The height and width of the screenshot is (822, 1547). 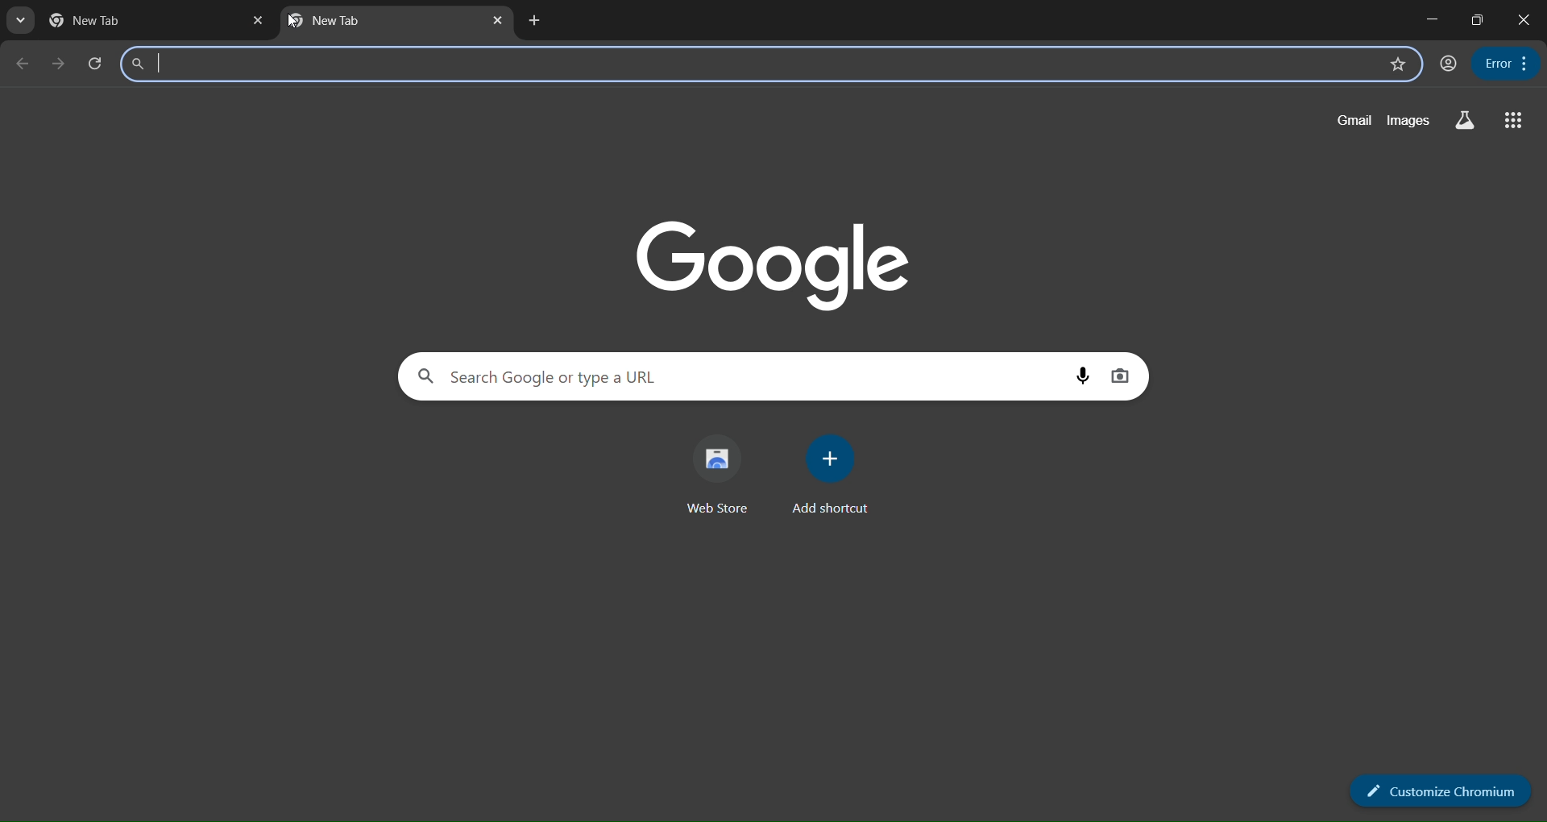 I want to click on search google or type a url, so click(x=736, y=376).